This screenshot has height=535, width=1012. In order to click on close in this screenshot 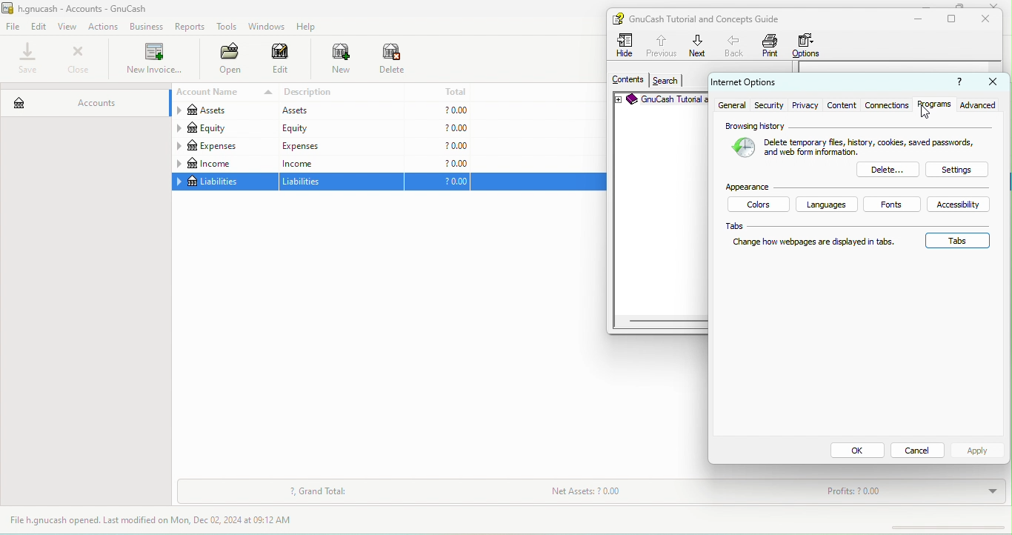, I will do `click(78, 59)`.